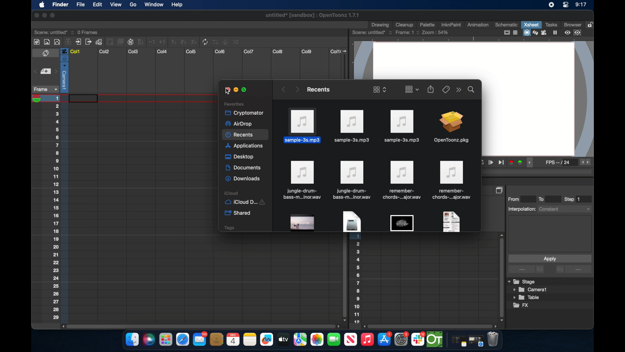  I want to click on notes, so click(457, 342).